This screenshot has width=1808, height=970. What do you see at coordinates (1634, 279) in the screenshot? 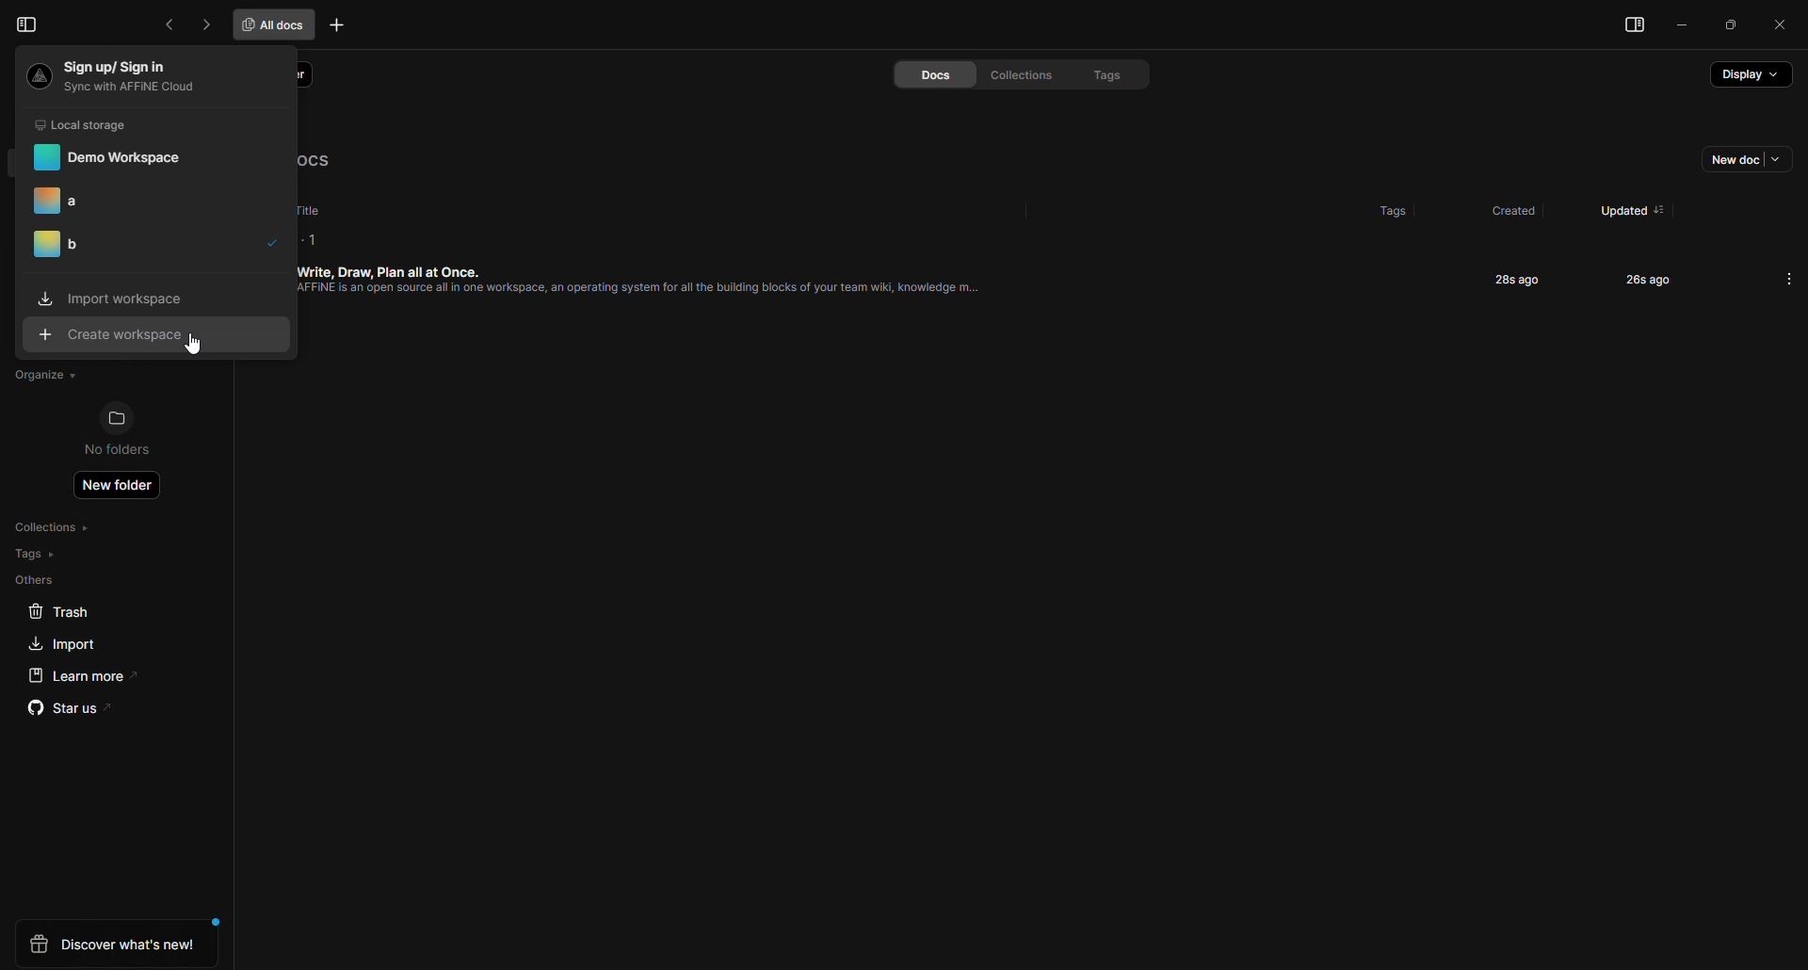
I see `time` at bounding box center [1634, 279].